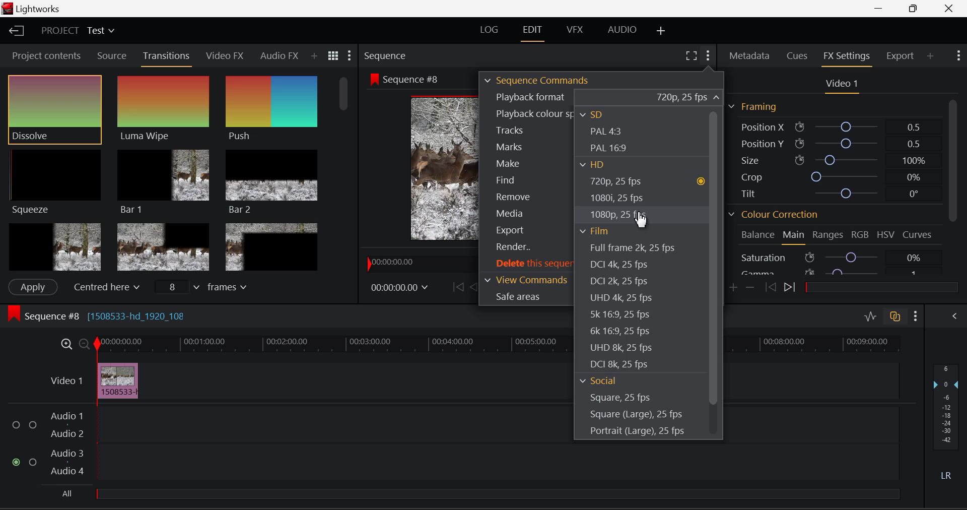 The height and width of the screenshot is (510, 967). I want to click on Close, so click(950, 9).